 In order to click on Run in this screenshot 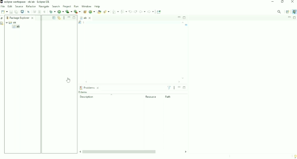, I will do `click(61, 11)`.